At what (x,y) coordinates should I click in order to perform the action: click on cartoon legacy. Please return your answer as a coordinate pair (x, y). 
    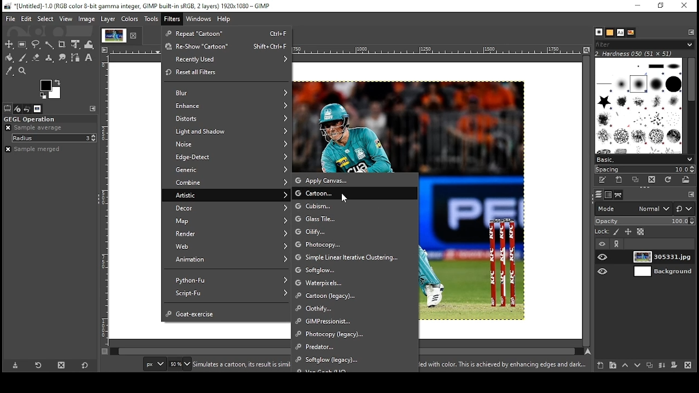
    Looking at the image, I should click on (355, 296).